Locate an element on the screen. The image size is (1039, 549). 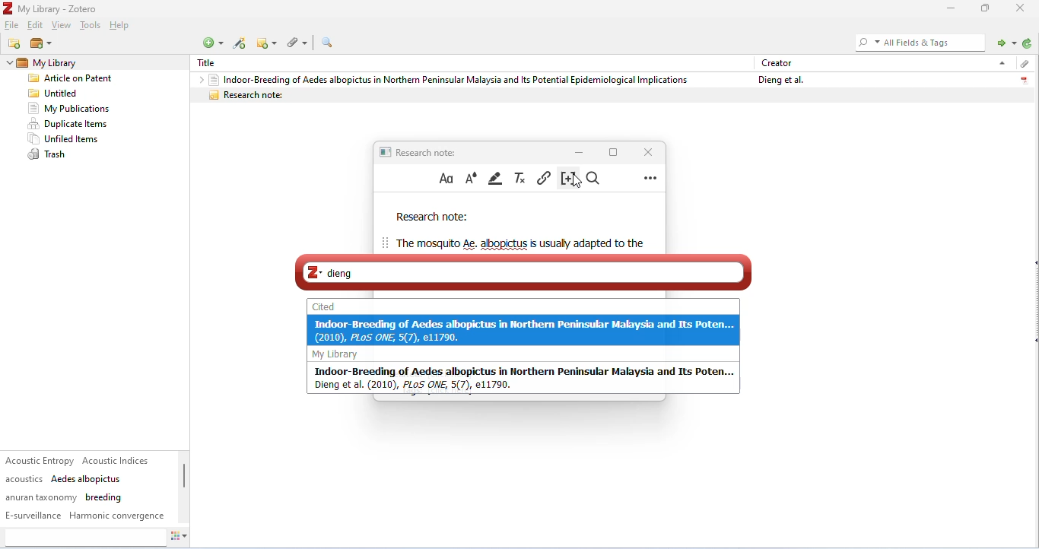
research note is located at coordinates (612, 95).